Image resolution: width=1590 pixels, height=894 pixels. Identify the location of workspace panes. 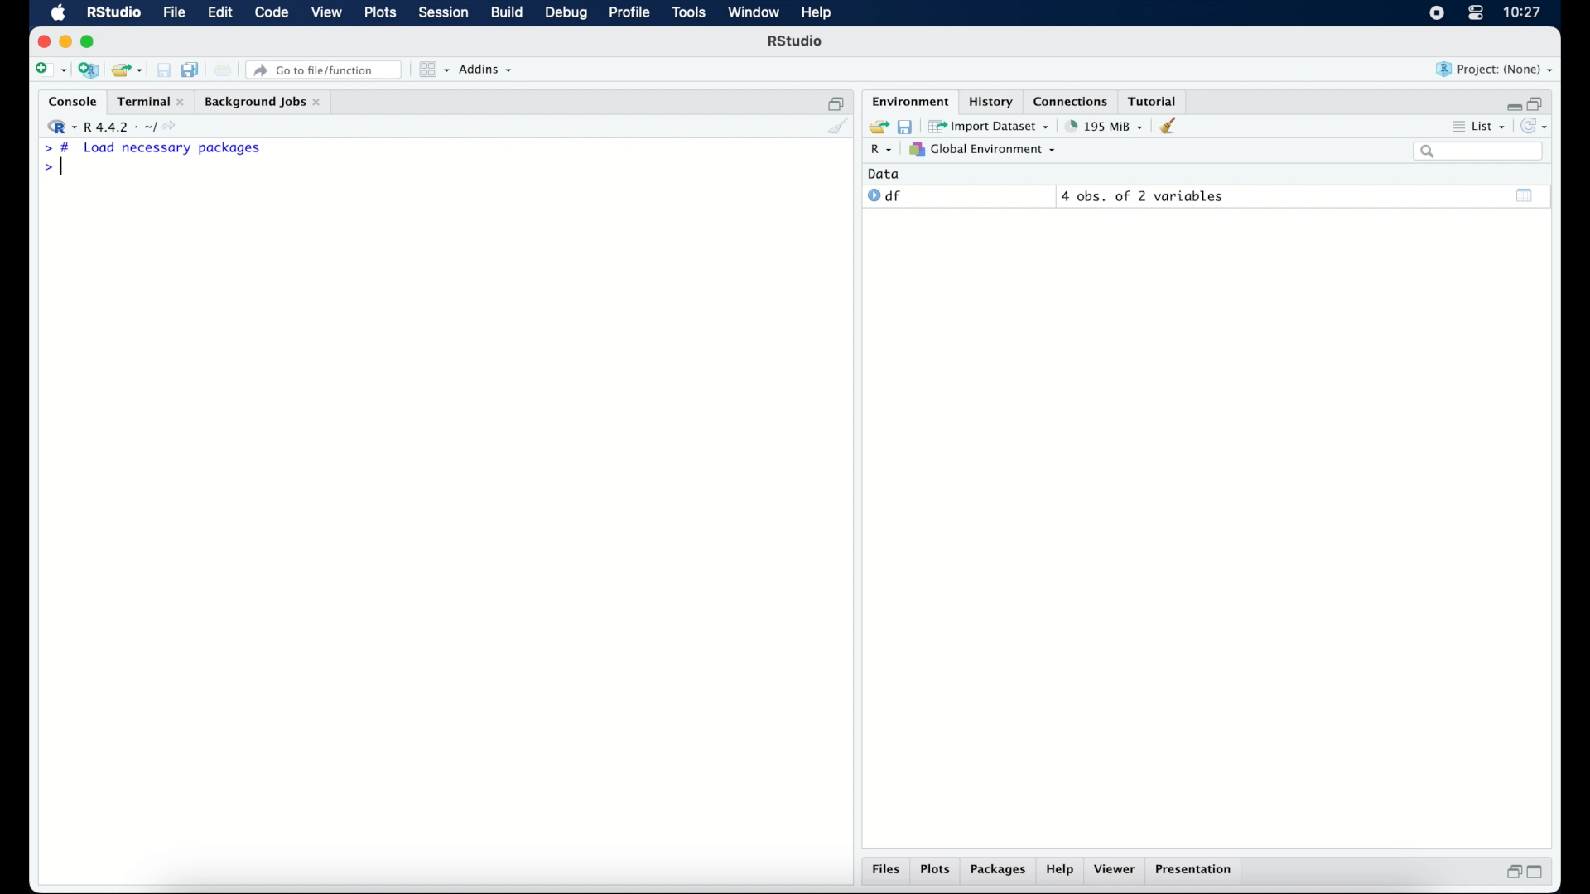
(432, 70).